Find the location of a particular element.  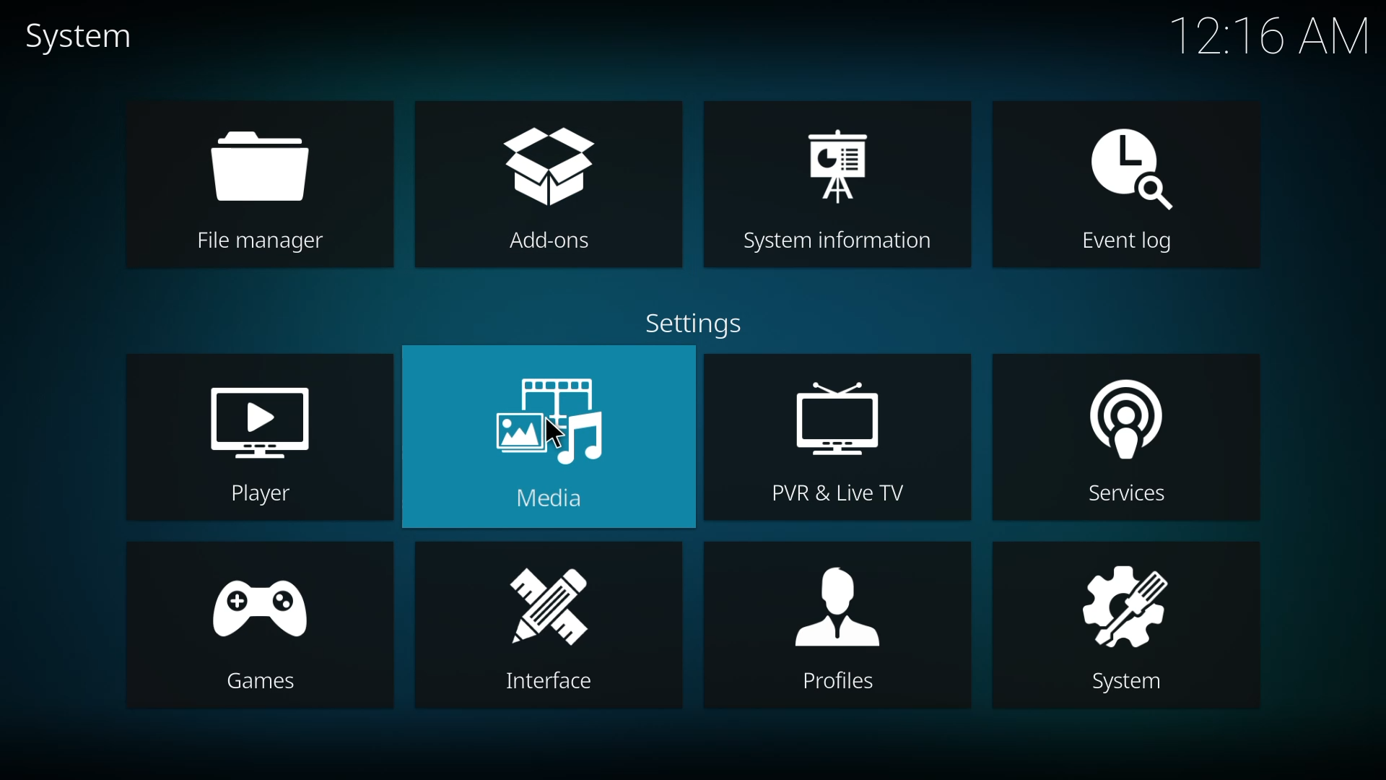

System is located at coordinates (1128, 686).